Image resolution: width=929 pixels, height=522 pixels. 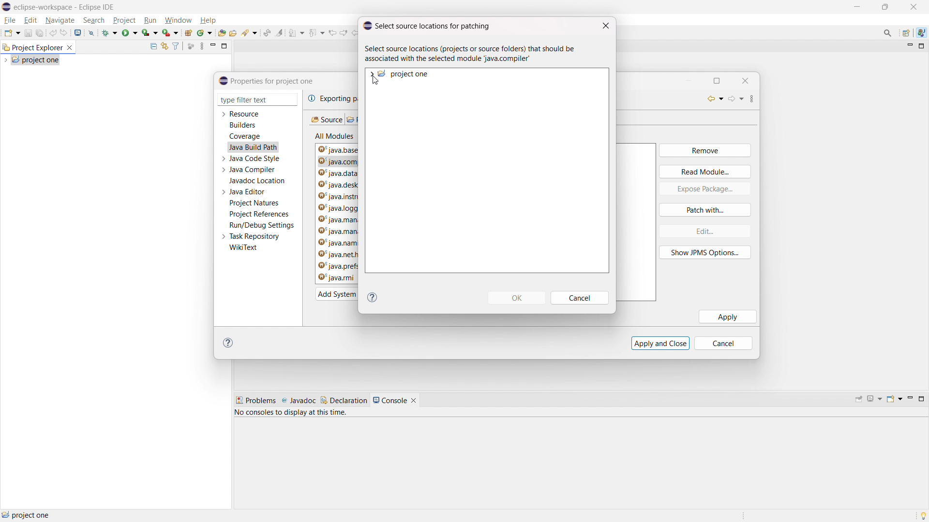 I want to click on project explorer, so click(x=32, y=47).